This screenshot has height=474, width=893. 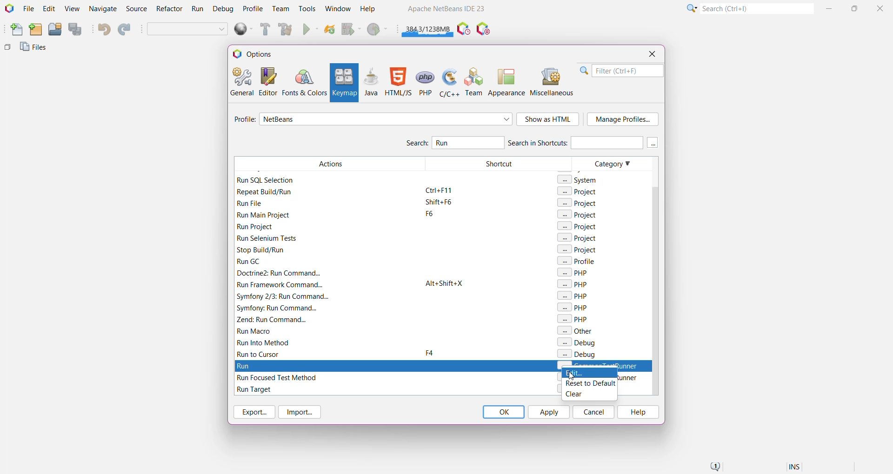 I want to click on Debug Main Project, so click(x=351, y=29).